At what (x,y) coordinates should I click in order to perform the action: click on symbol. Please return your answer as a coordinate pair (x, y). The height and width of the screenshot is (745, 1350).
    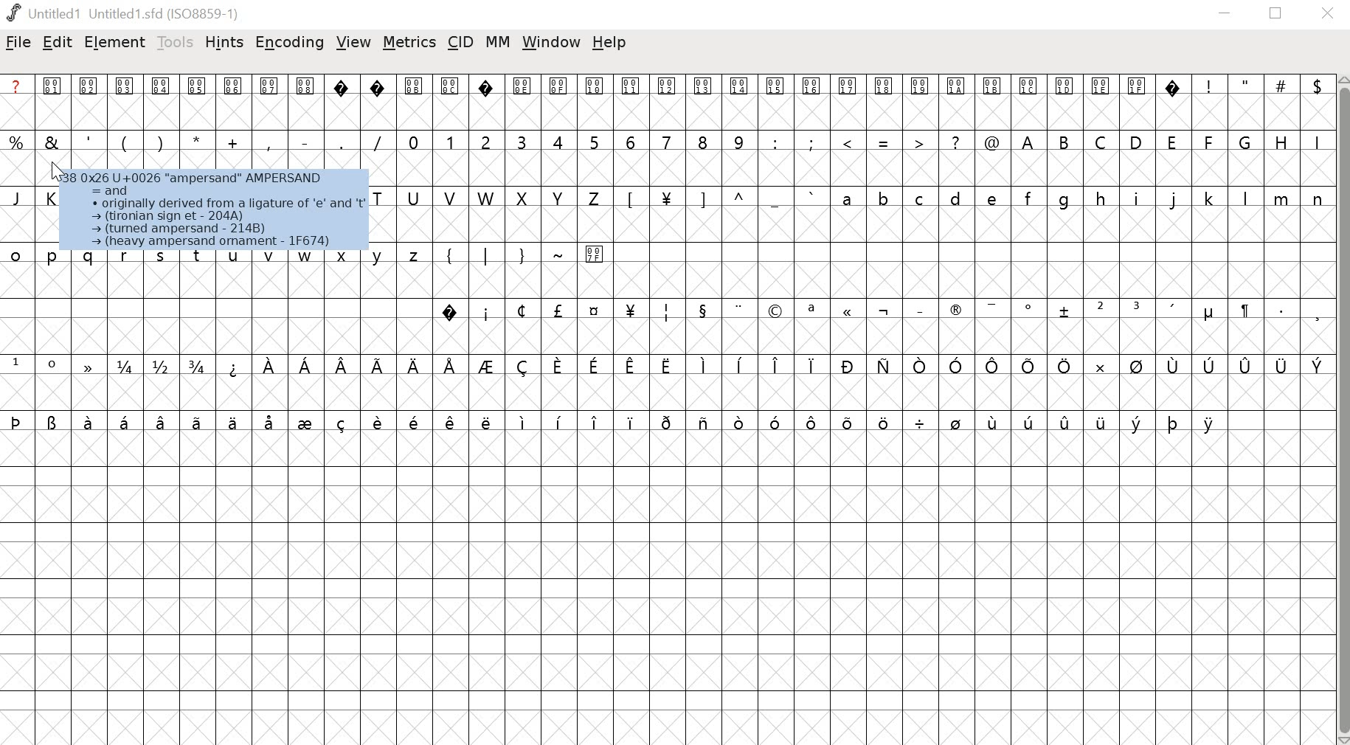
    Looking at the image, I should click on (17, 420).